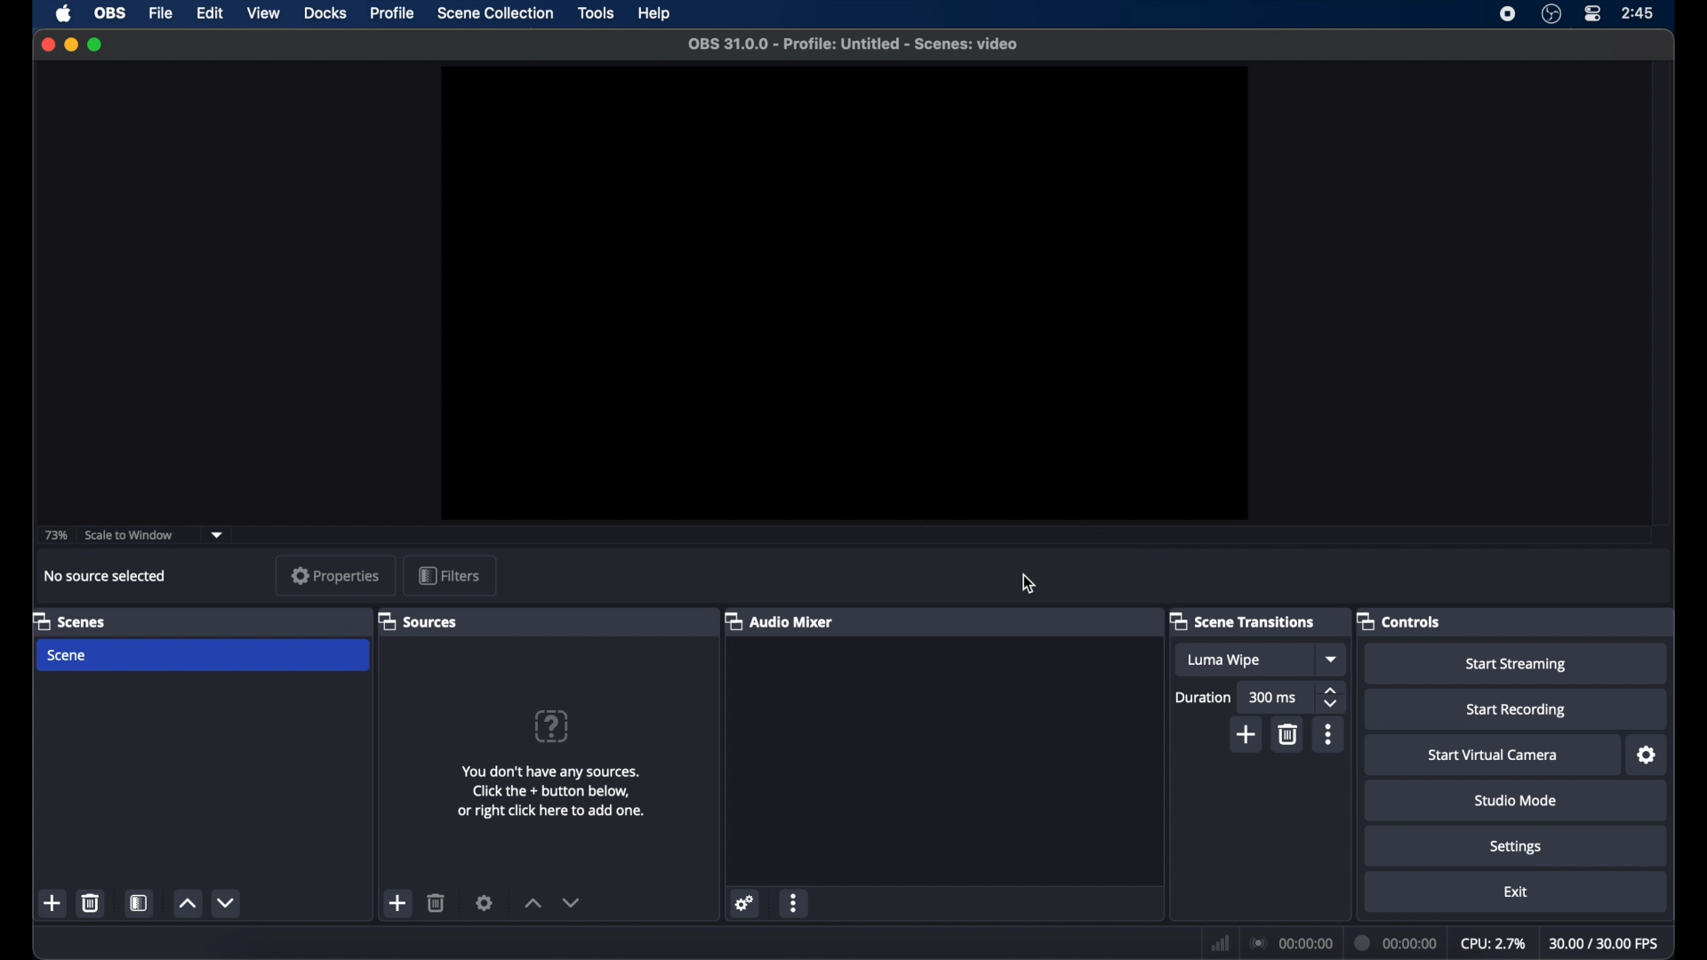 The image size is (1707, 960). I want to click on filters, so click(448, 575).